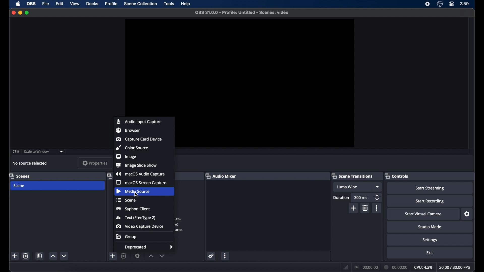 The image size is (484, 272). I want to click on settings, so click(211, 256).